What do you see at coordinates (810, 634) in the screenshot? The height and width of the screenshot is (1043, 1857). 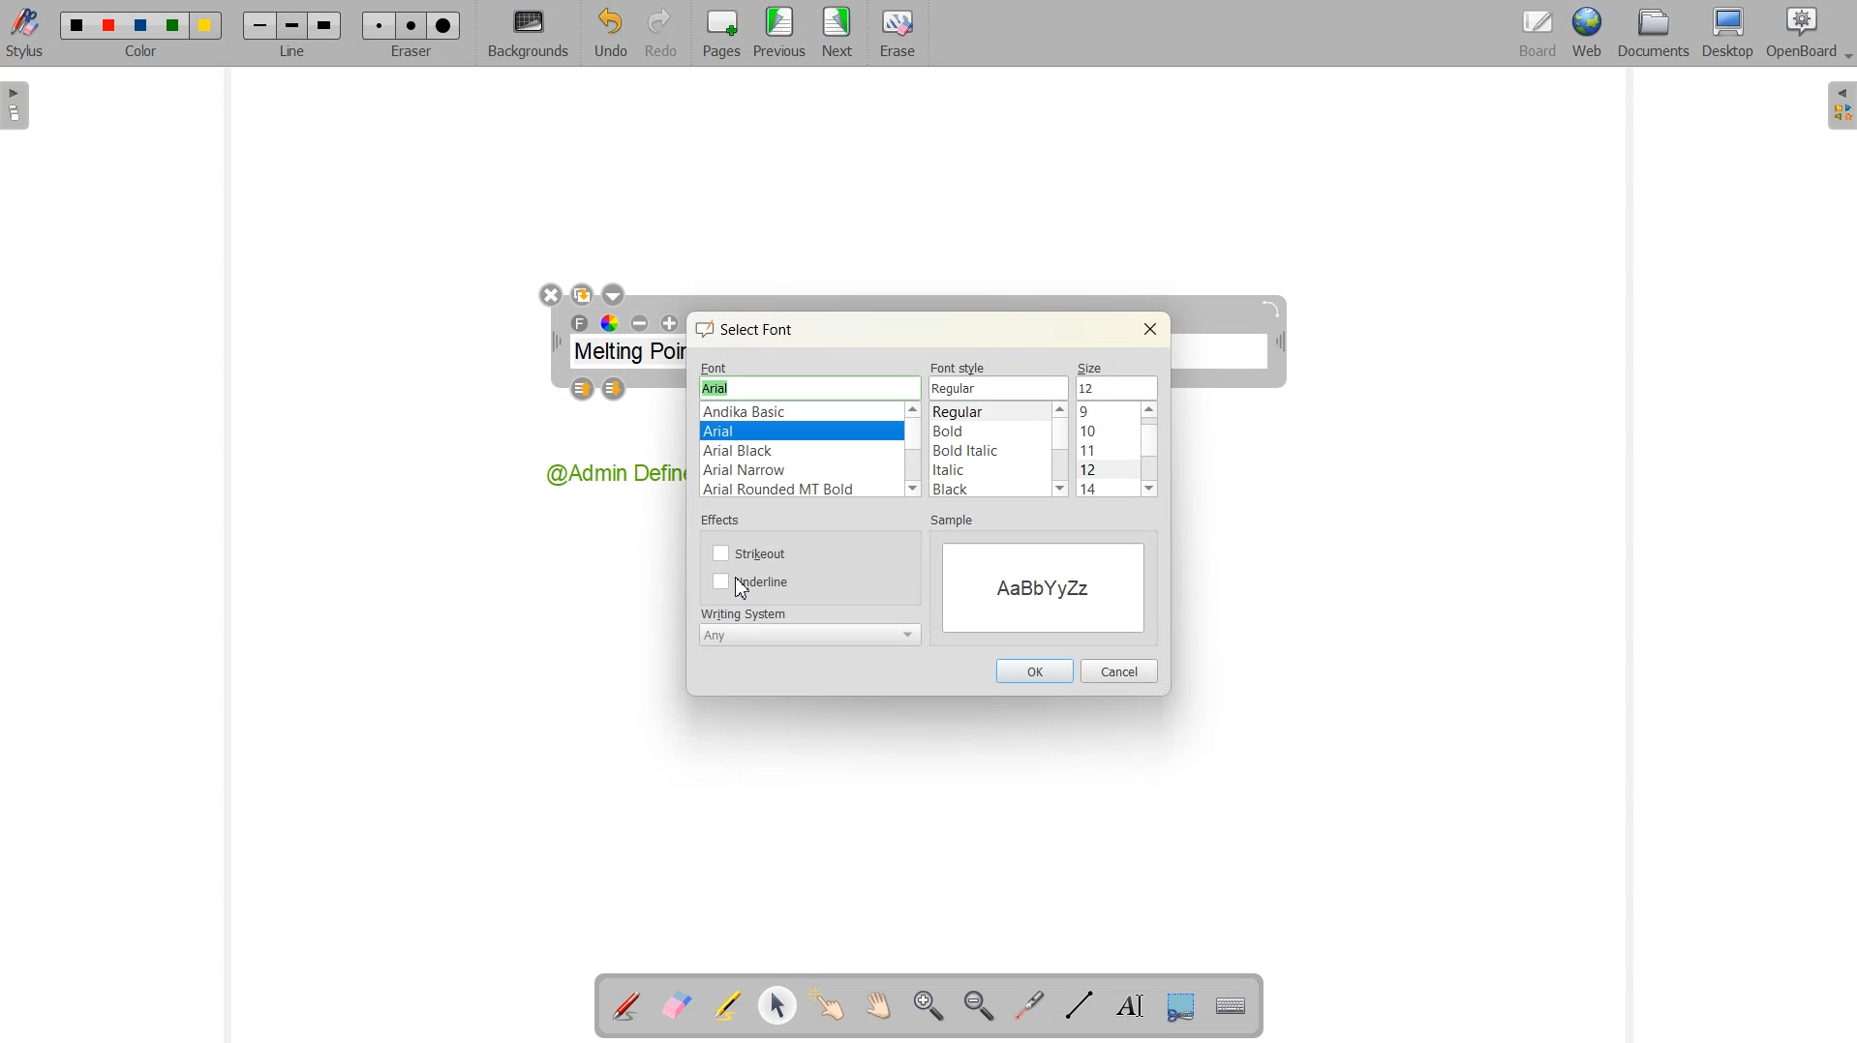 I see `Writing System` at bounding box center [810, 634].